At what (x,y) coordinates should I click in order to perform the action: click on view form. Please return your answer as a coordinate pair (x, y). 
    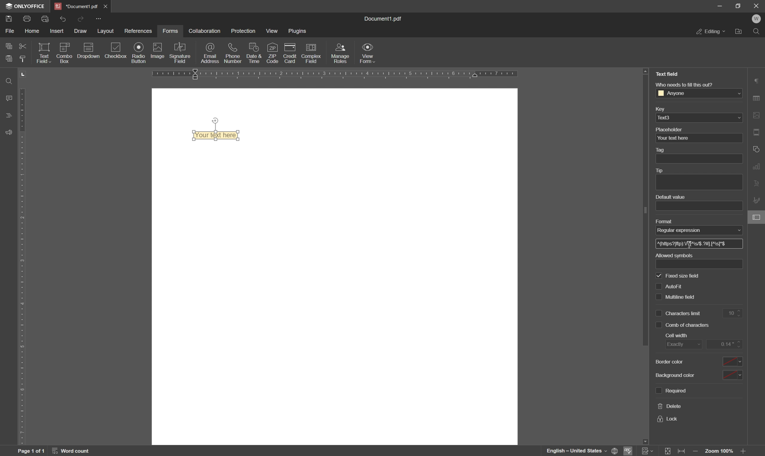
    Looking at the image, I should click on (369, 54).